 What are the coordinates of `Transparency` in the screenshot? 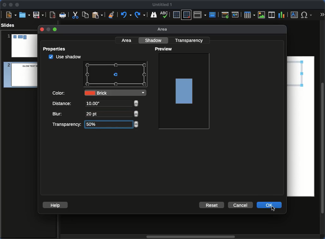 It's located at (66, 124).